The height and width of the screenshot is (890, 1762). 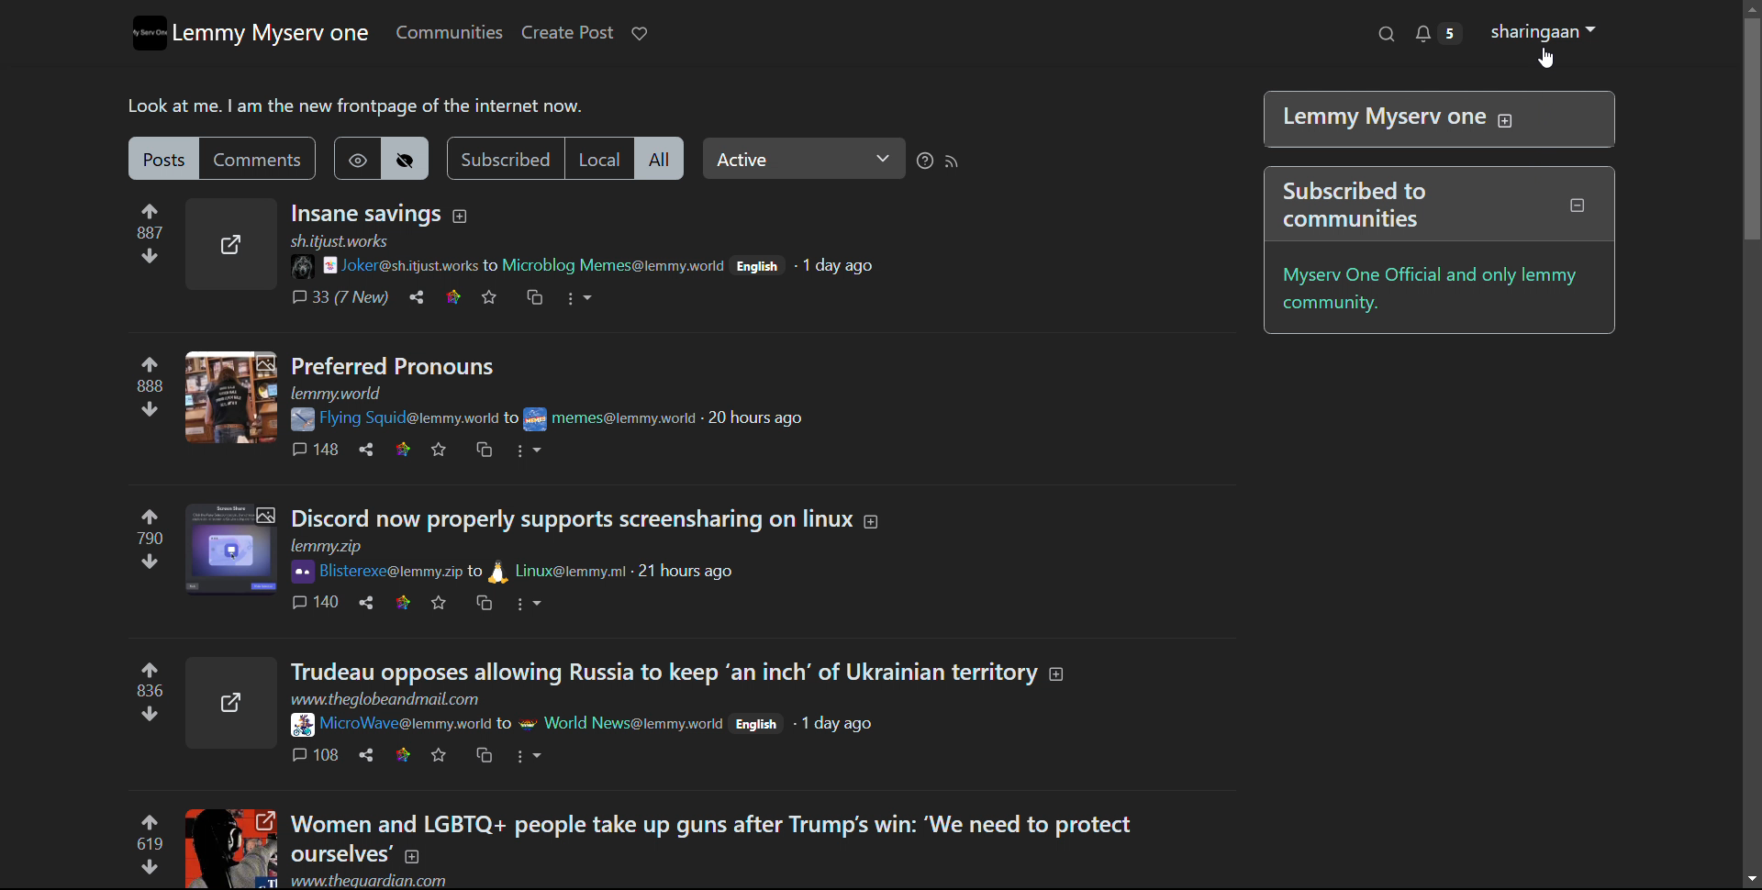 I want to click on sorting help, so click(x=924, y=160).